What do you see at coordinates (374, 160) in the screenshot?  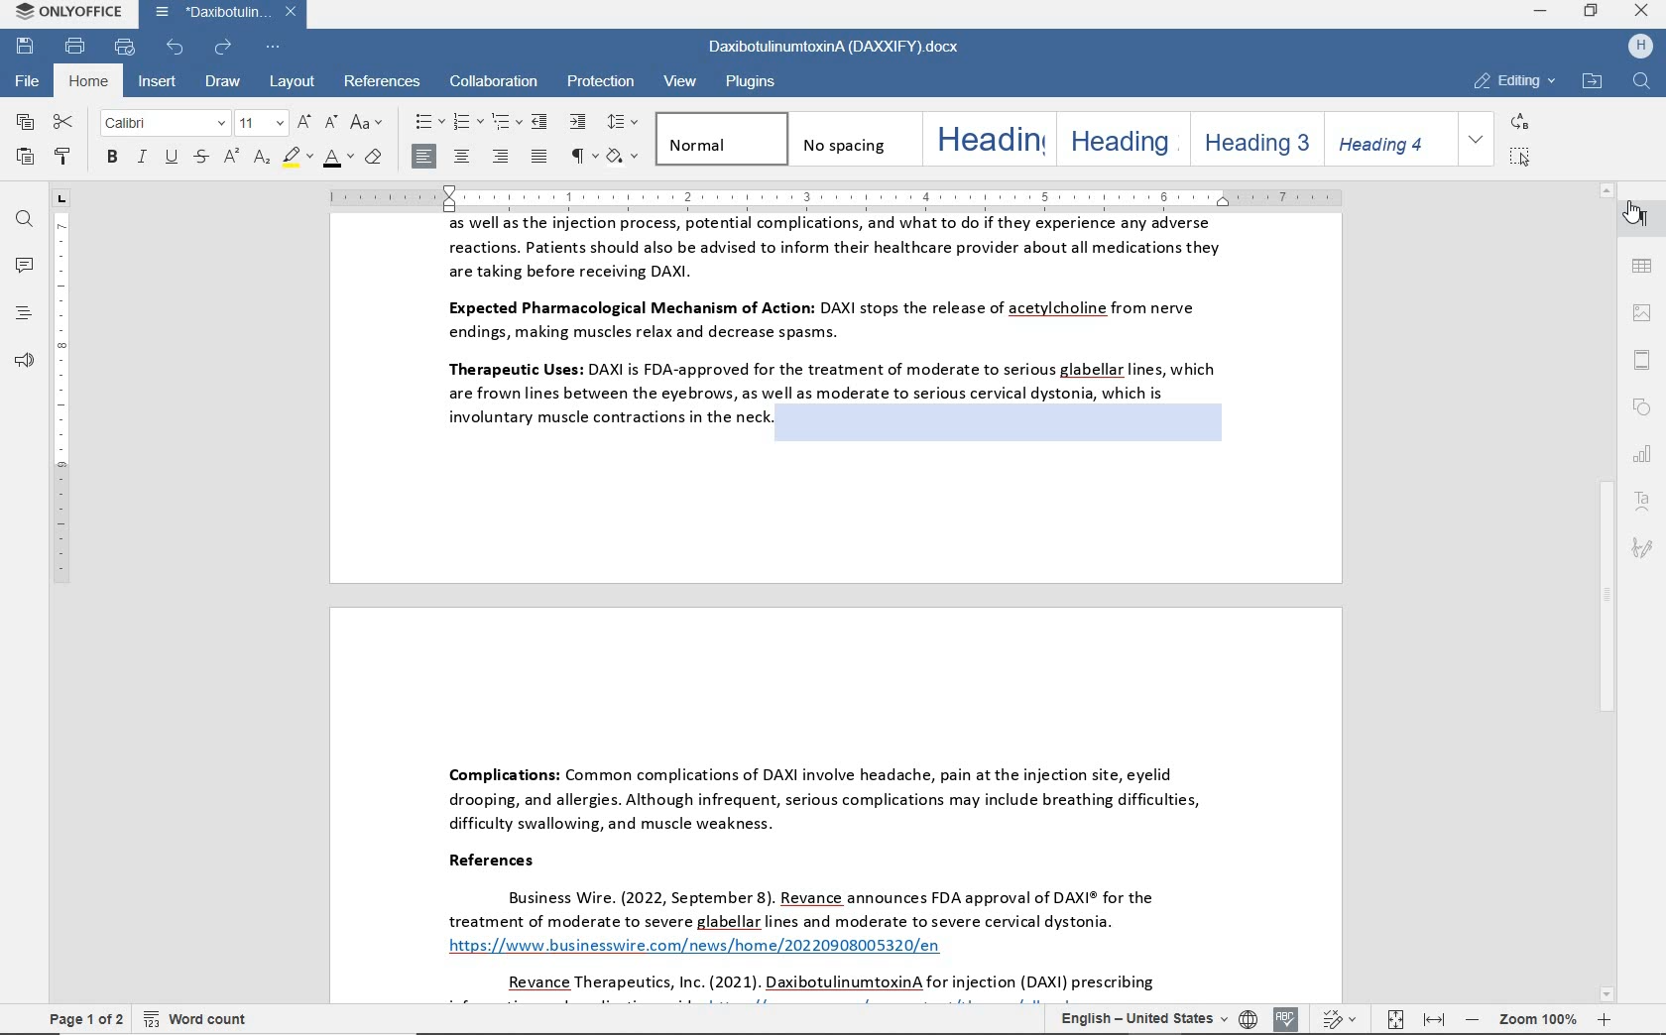 I see `clear style` at bounding box center [374, 160].